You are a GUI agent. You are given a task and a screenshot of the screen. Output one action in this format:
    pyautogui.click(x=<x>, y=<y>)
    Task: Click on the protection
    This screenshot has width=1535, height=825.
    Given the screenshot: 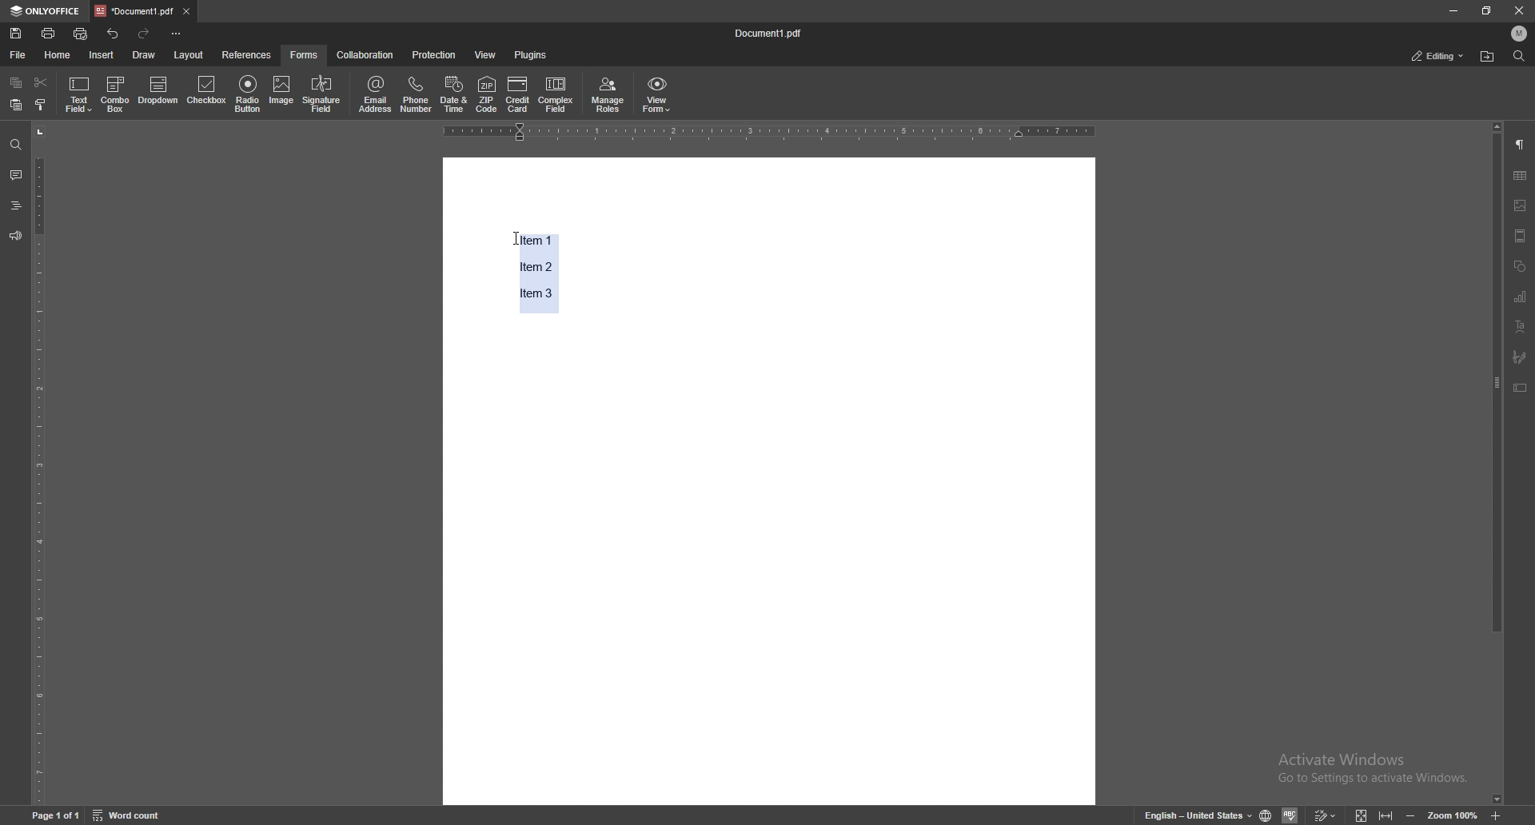 What is the action you would take?
    pyautogui.click(x=436, y=54)
    